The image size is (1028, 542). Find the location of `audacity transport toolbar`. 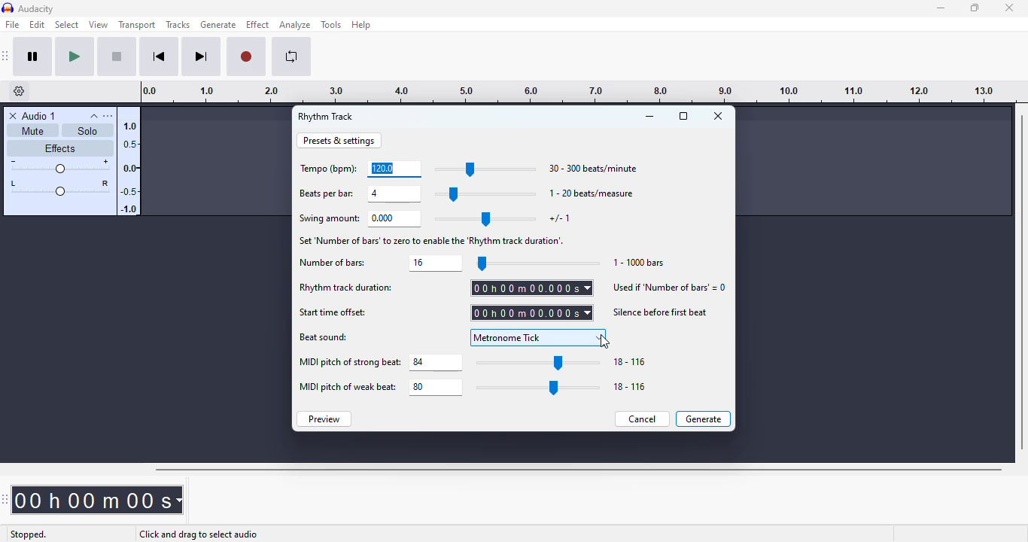

audacity transport toolbar is located at coordinates (6, 56).